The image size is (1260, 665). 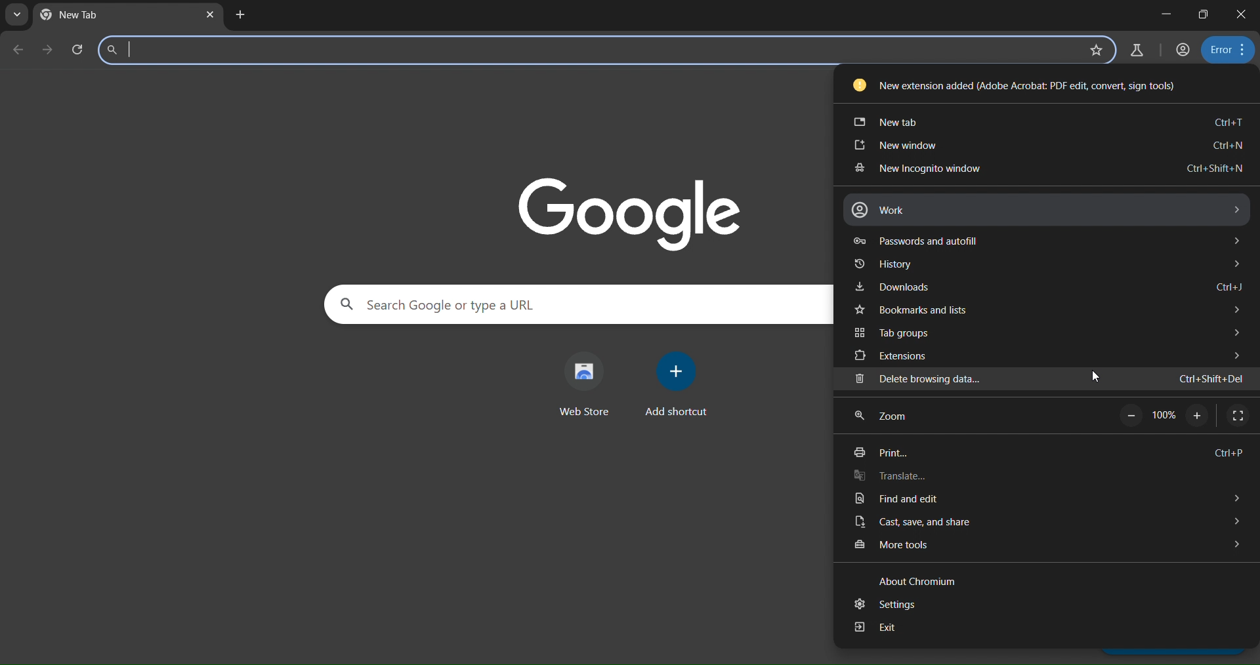 What do you see at coordinates (211, 13) in the screenshot?
I see `close tab` at bounding box center [211, 13].